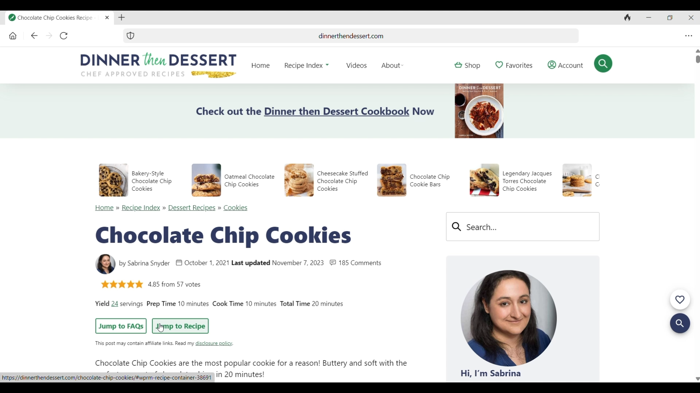  What do you see at coordinates (131, 36) in the screenshot?
I see `Browser protection symbol` at bounding box center [131, 36].